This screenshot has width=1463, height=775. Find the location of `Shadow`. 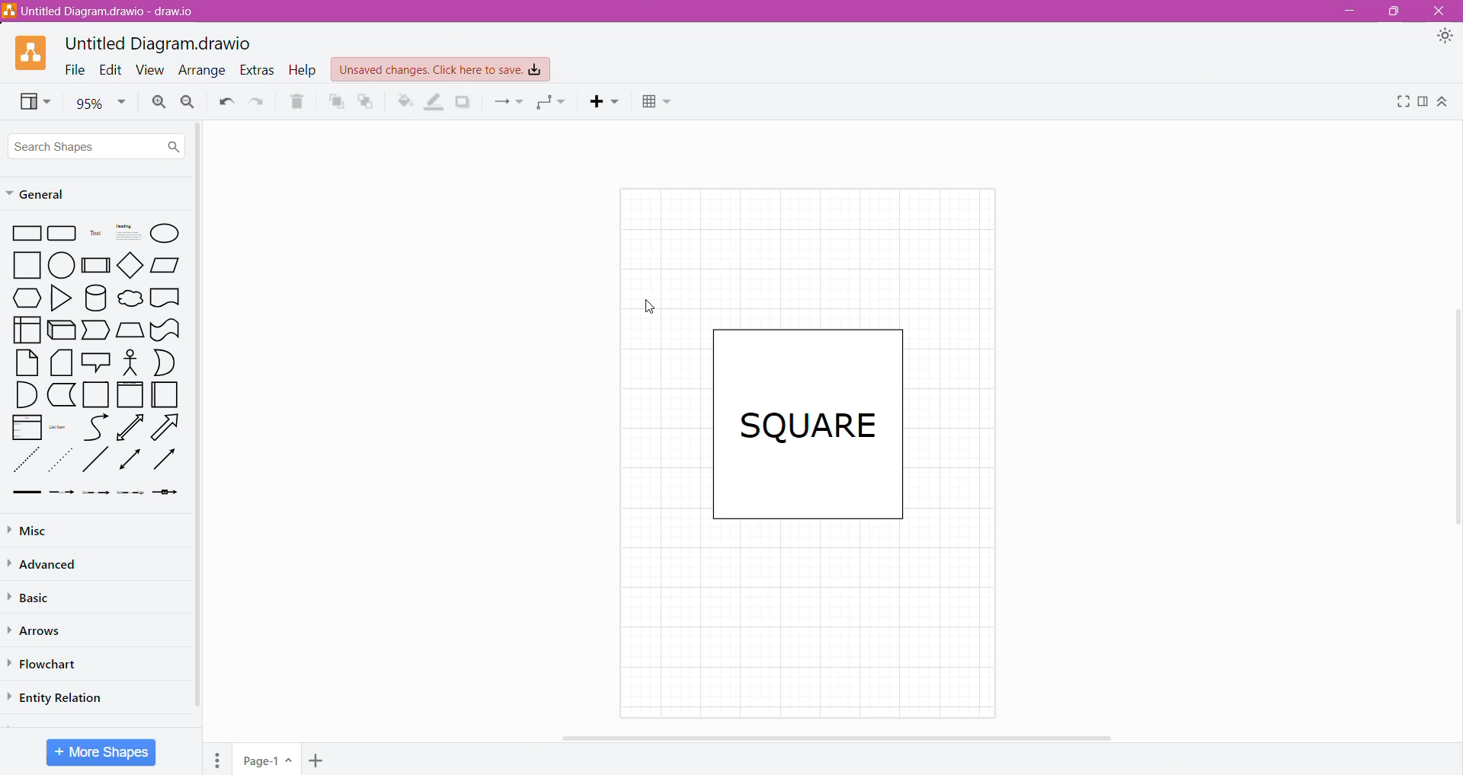

Shadow is located at coordinates (466, 101).